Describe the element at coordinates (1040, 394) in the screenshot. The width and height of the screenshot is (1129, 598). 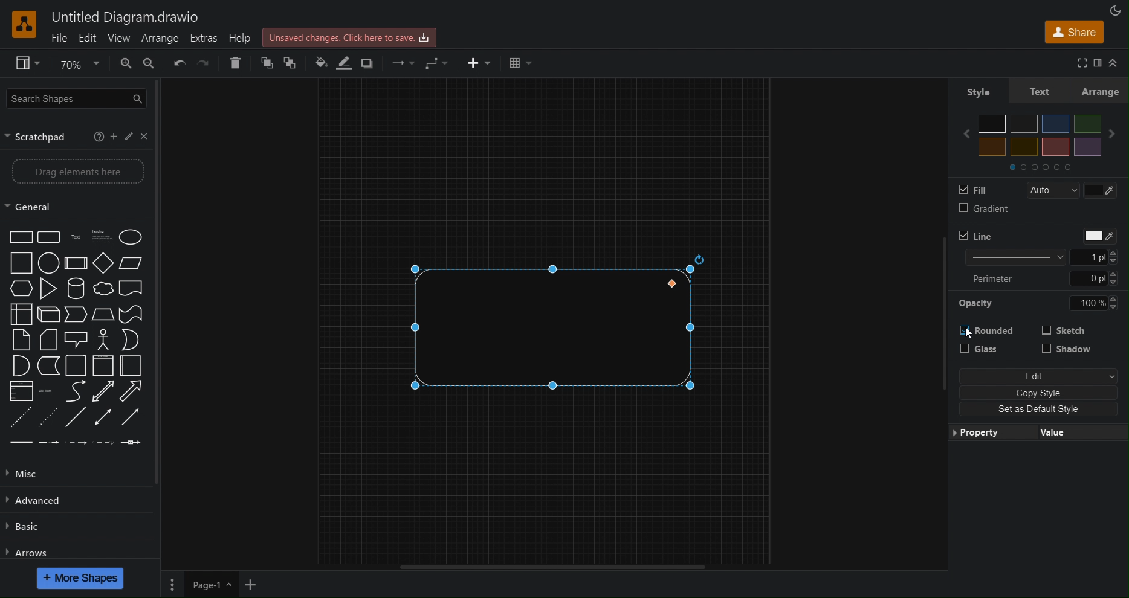
I see `Copy Style` at that location.